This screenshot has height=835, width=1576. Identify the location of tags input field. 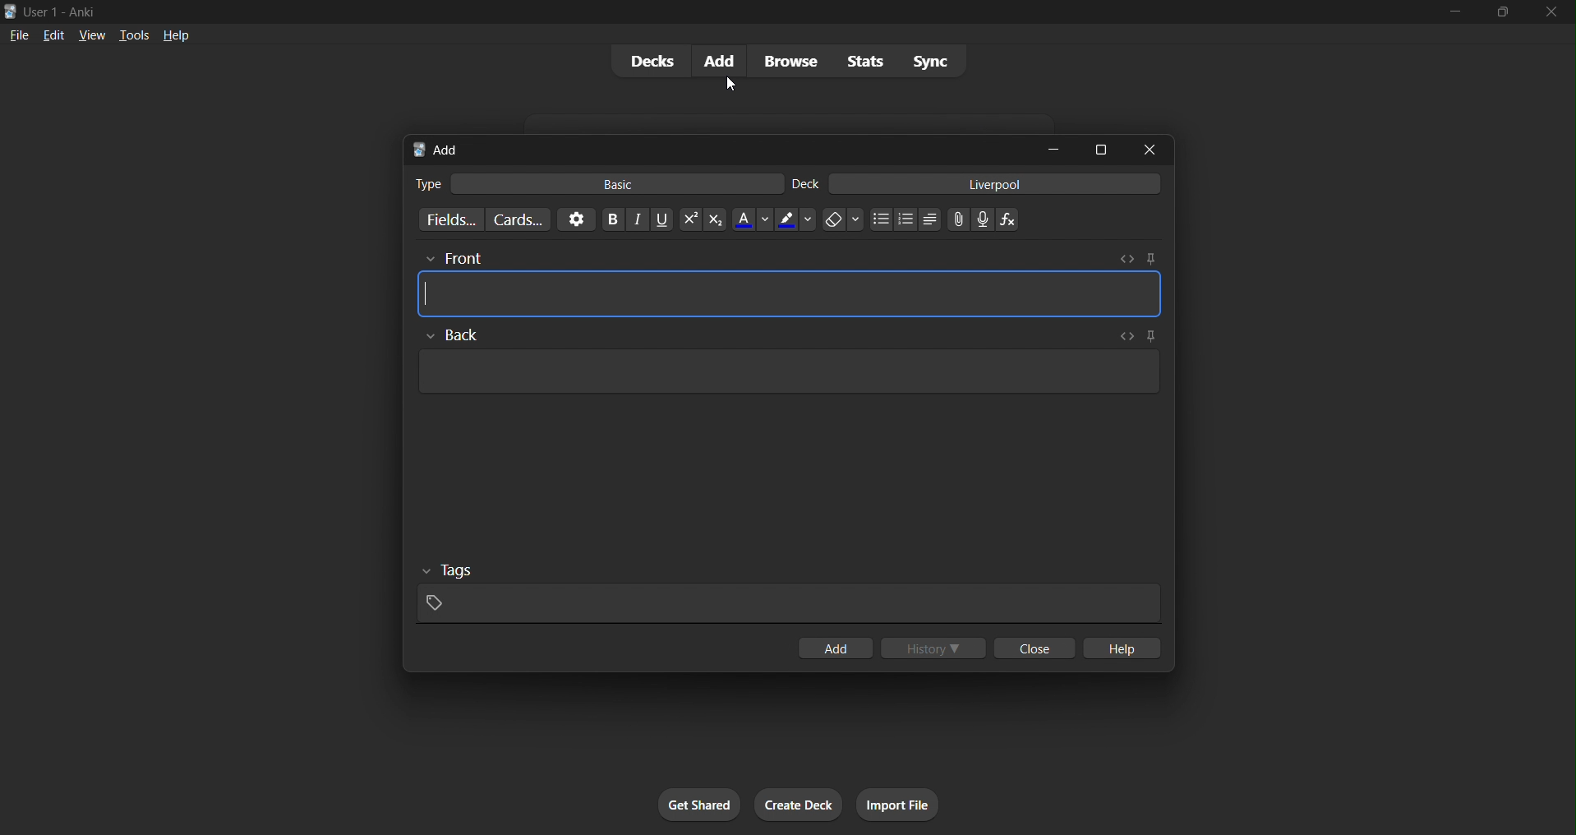
(791, 593).